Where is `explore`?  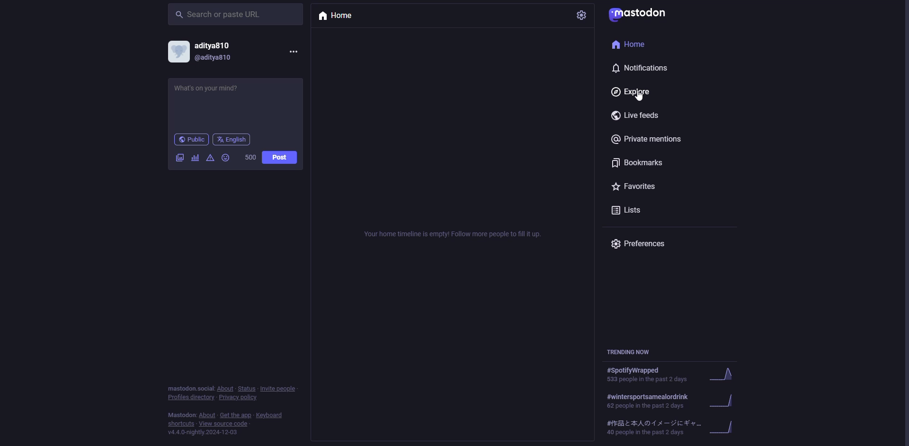
explore is located at coordinates (634, 92).